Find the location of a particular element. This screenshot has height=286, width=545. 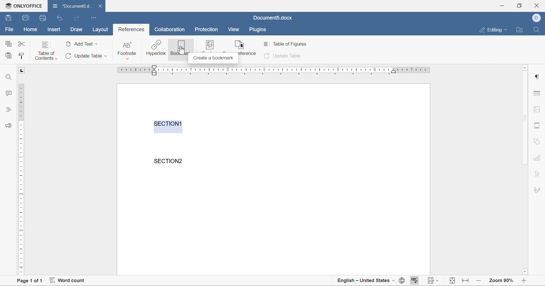

headings is located at coordinates (8, 109).